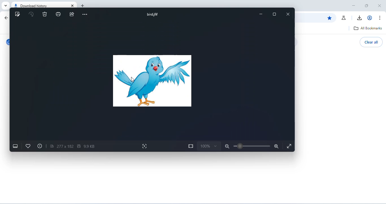  I want to click on visual search with bing, so click(145, 146).